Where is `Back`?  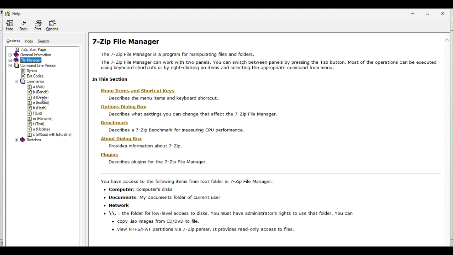
Back is located at coordinates (23, 25).